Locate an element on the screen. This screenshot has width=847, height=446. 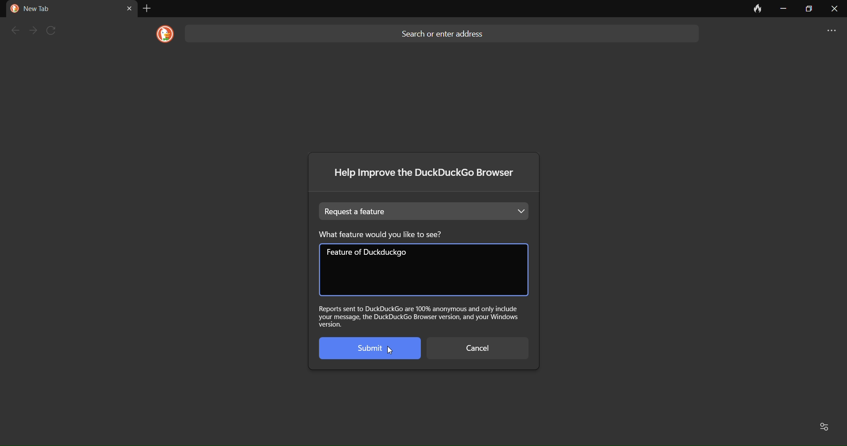
close tab is located at coordinates (129, 8).